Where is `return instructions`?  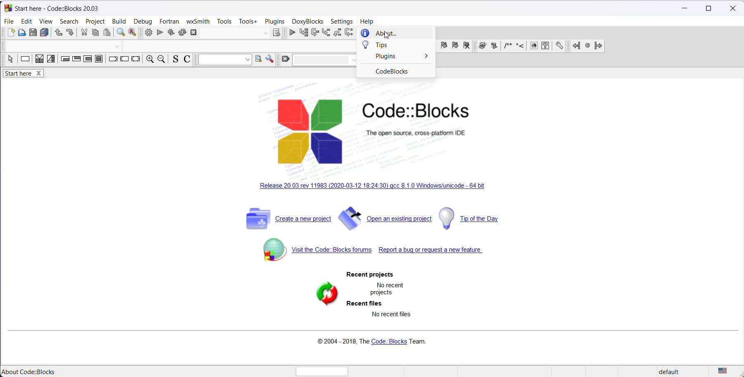
return instructions is located at coordinates (137, 60).